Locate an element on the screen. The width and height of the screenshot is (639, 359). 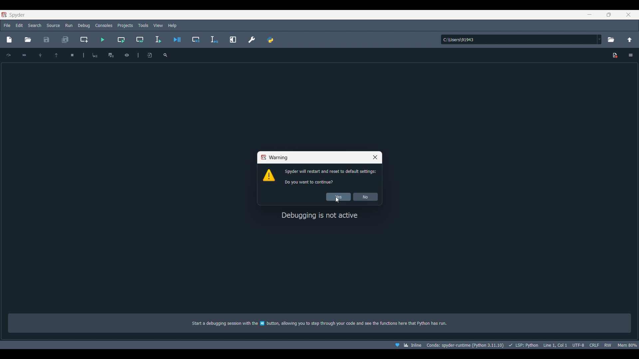
Software logo and name is located at coordinates (14, 15).